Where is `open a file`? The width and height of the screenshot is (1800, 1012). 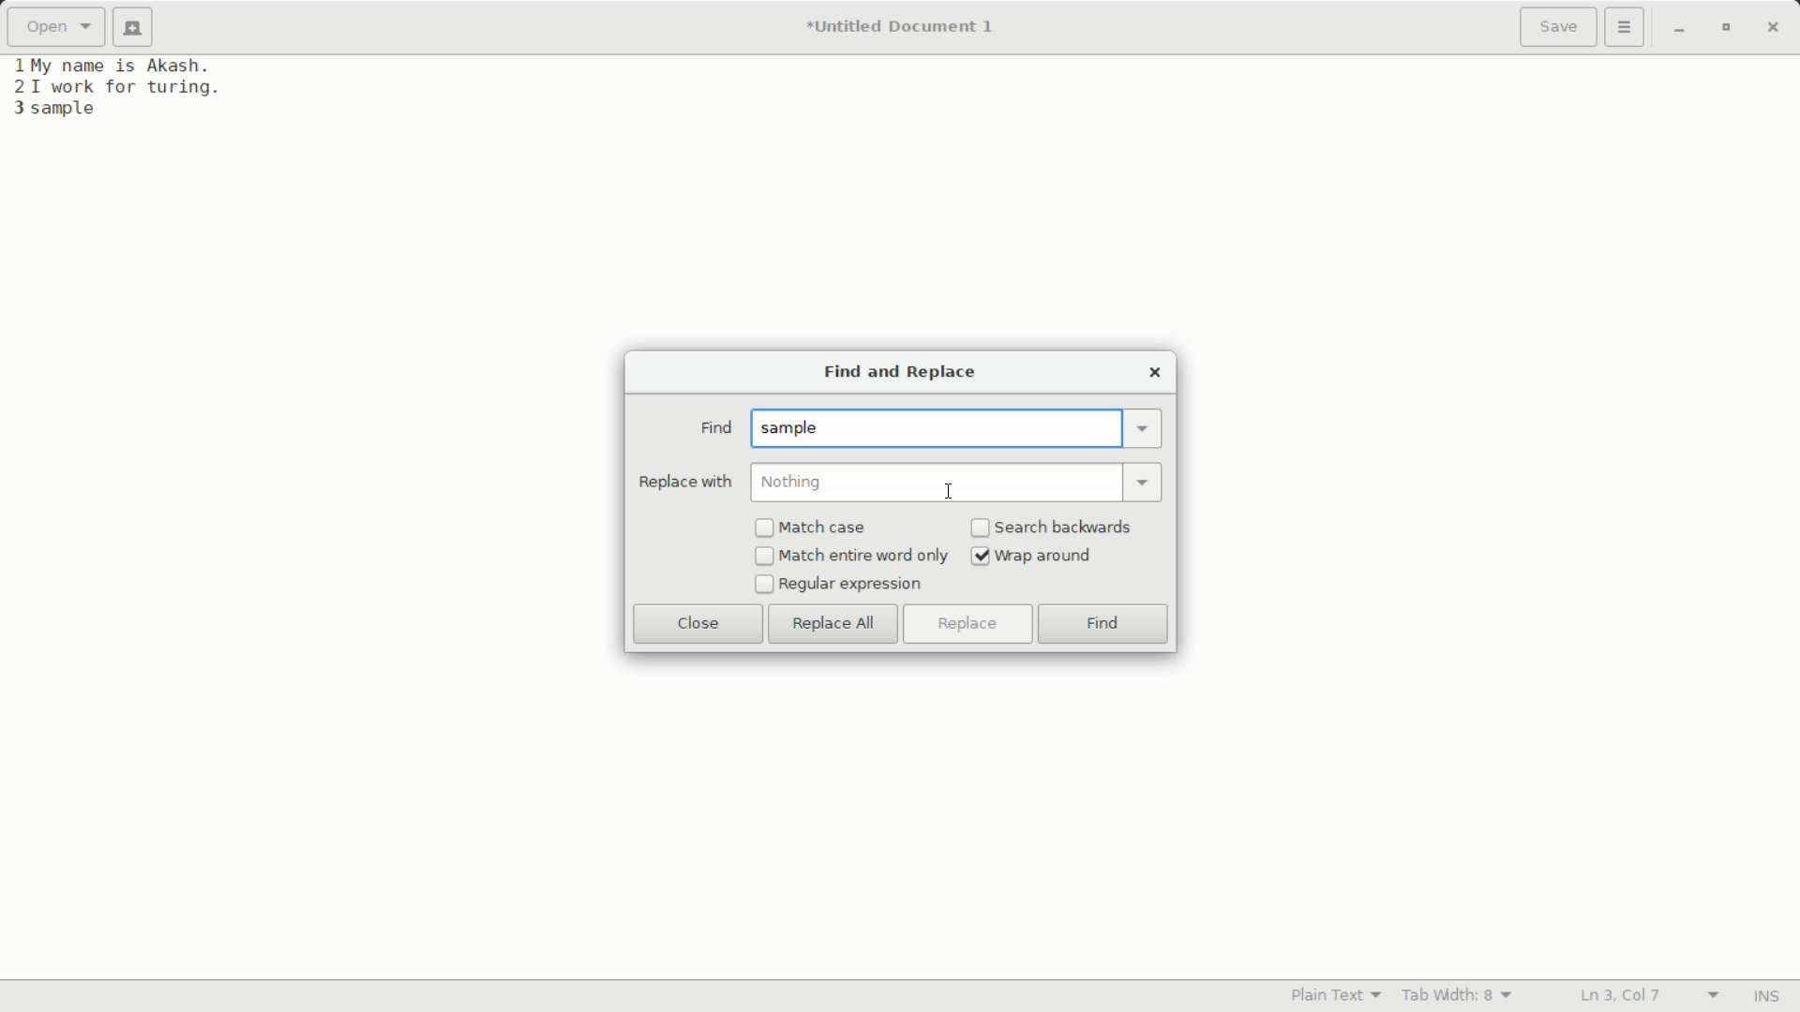 open a file is located at coordinates (55, 27).